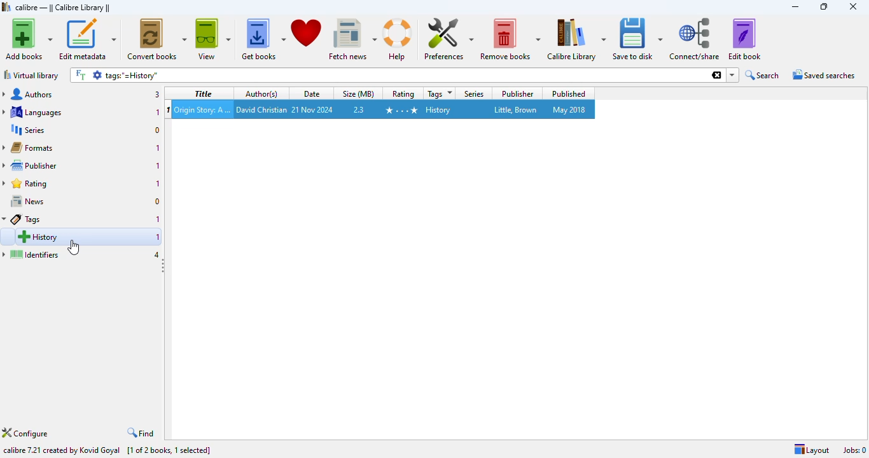  Describe the element at coordinates (39, 237) in the screenshot. I see `history` at that location.